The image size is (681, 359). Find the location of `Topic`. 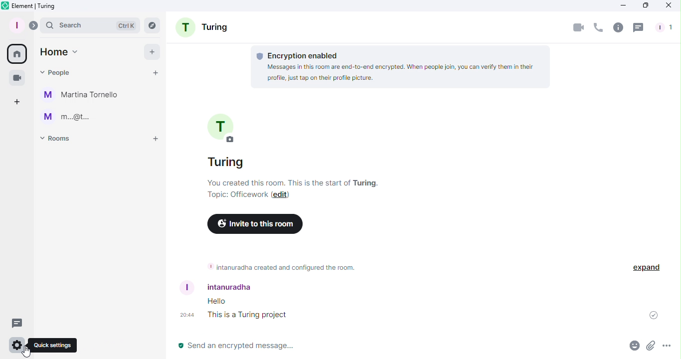

Topic is located at coordinates (237, 196).